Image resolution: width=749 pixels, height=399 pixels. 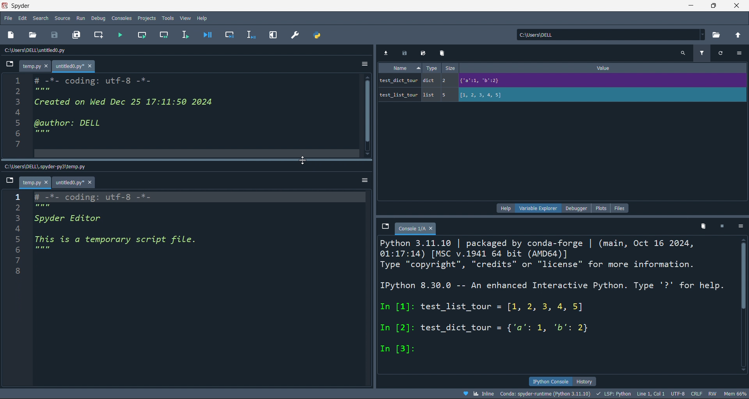 What do you see at coordinates (44, 207) in the screenshot?
I see `2 Rp` at bounding box center [44, 207].